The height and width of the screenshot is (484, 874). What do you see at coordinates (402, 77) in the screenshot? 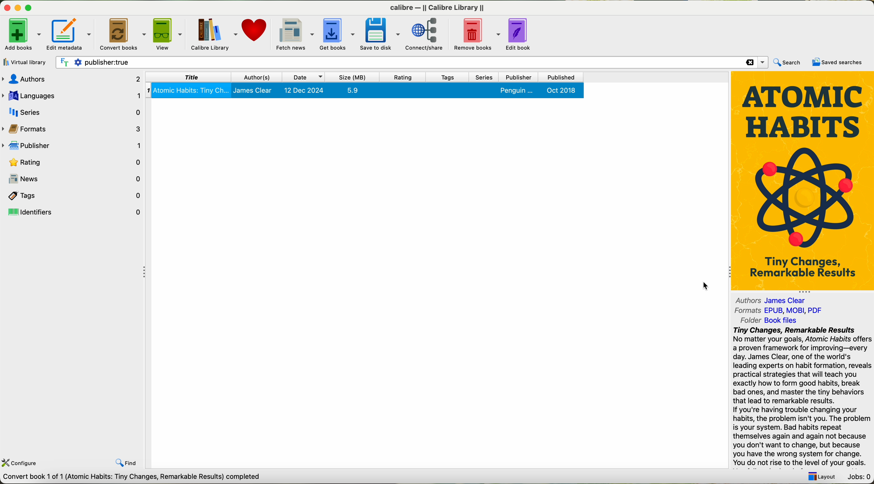
I see `rating` at bounding box center [402, 77].